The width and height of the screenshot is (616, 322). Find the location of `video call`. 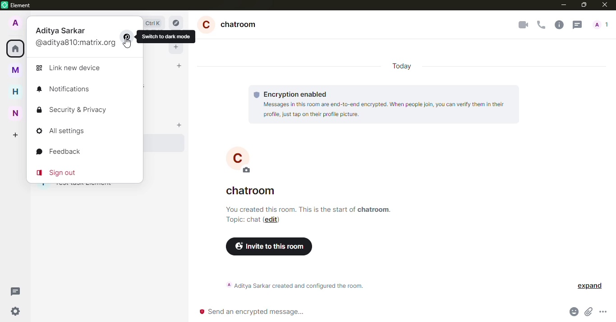

video call is located at coordinates (522, 24).